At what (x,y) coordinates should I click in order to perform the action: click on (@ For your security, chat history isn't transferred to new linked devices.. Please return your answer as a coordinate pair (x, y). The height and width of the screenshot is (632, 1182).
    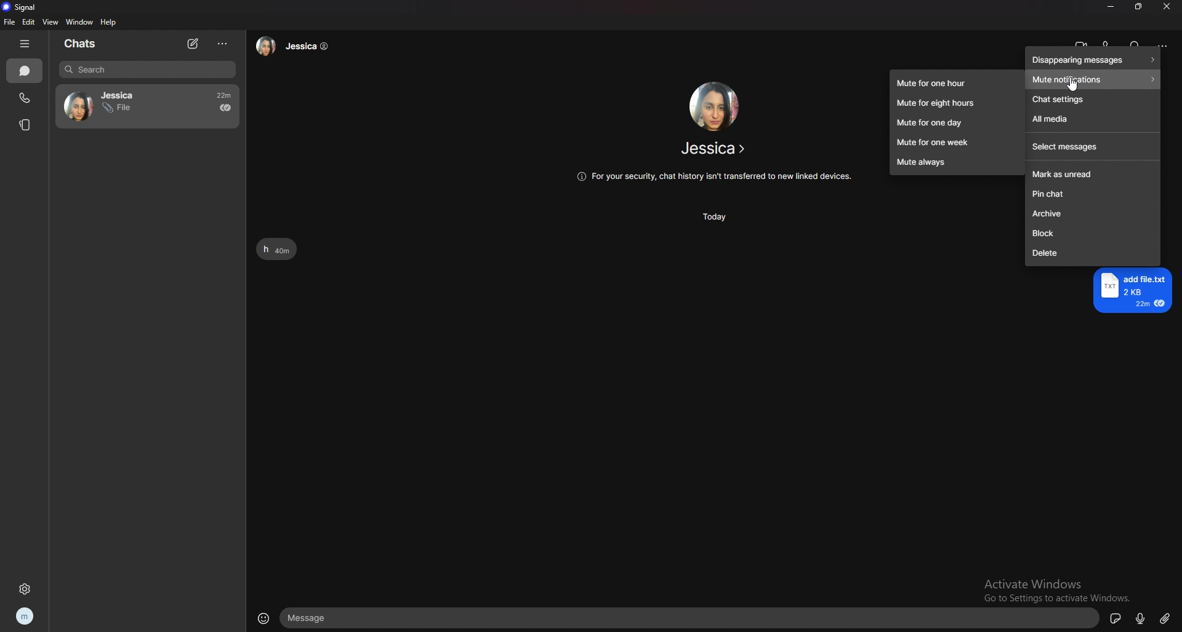
    Looking at the image, I should click on (715, 176).